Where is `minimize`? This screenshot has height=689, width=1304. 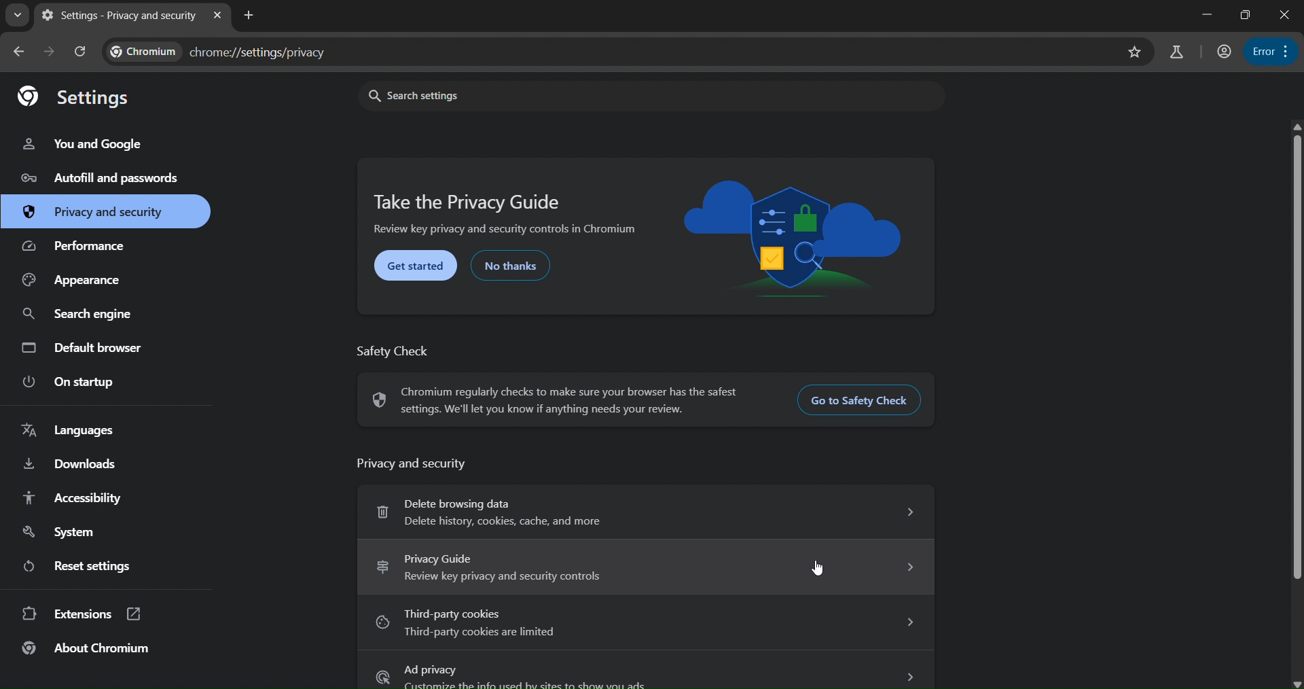 minimize is located at coordinates (1201, 13).